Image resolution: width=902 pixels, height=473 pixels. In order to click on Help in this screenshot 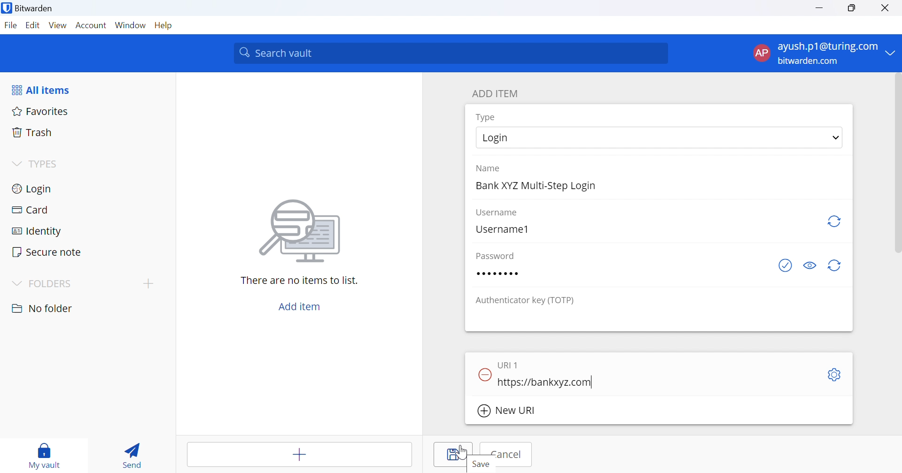, I will do `click(164, 26)`.